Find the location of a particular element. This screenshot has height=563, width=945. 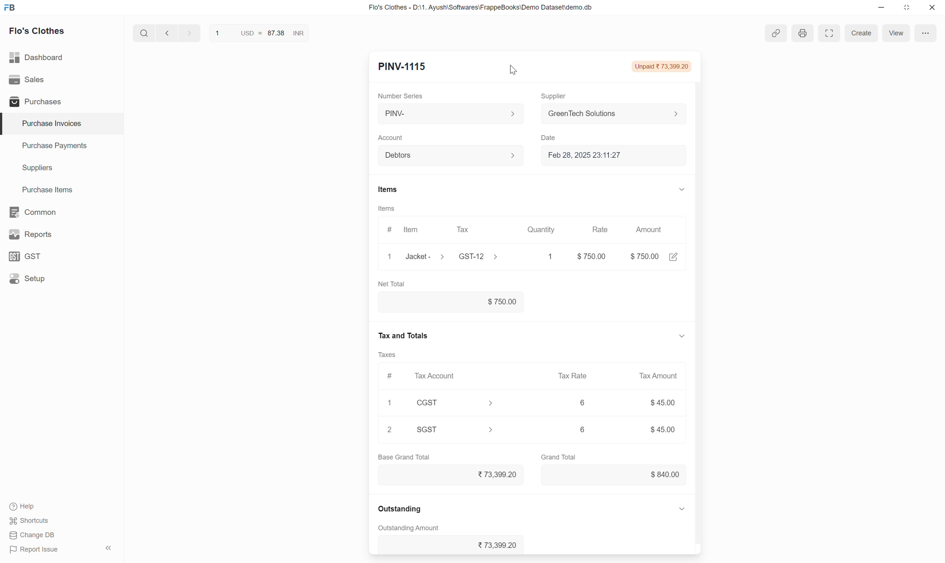

Collapse is located at coordinates (682, 509).